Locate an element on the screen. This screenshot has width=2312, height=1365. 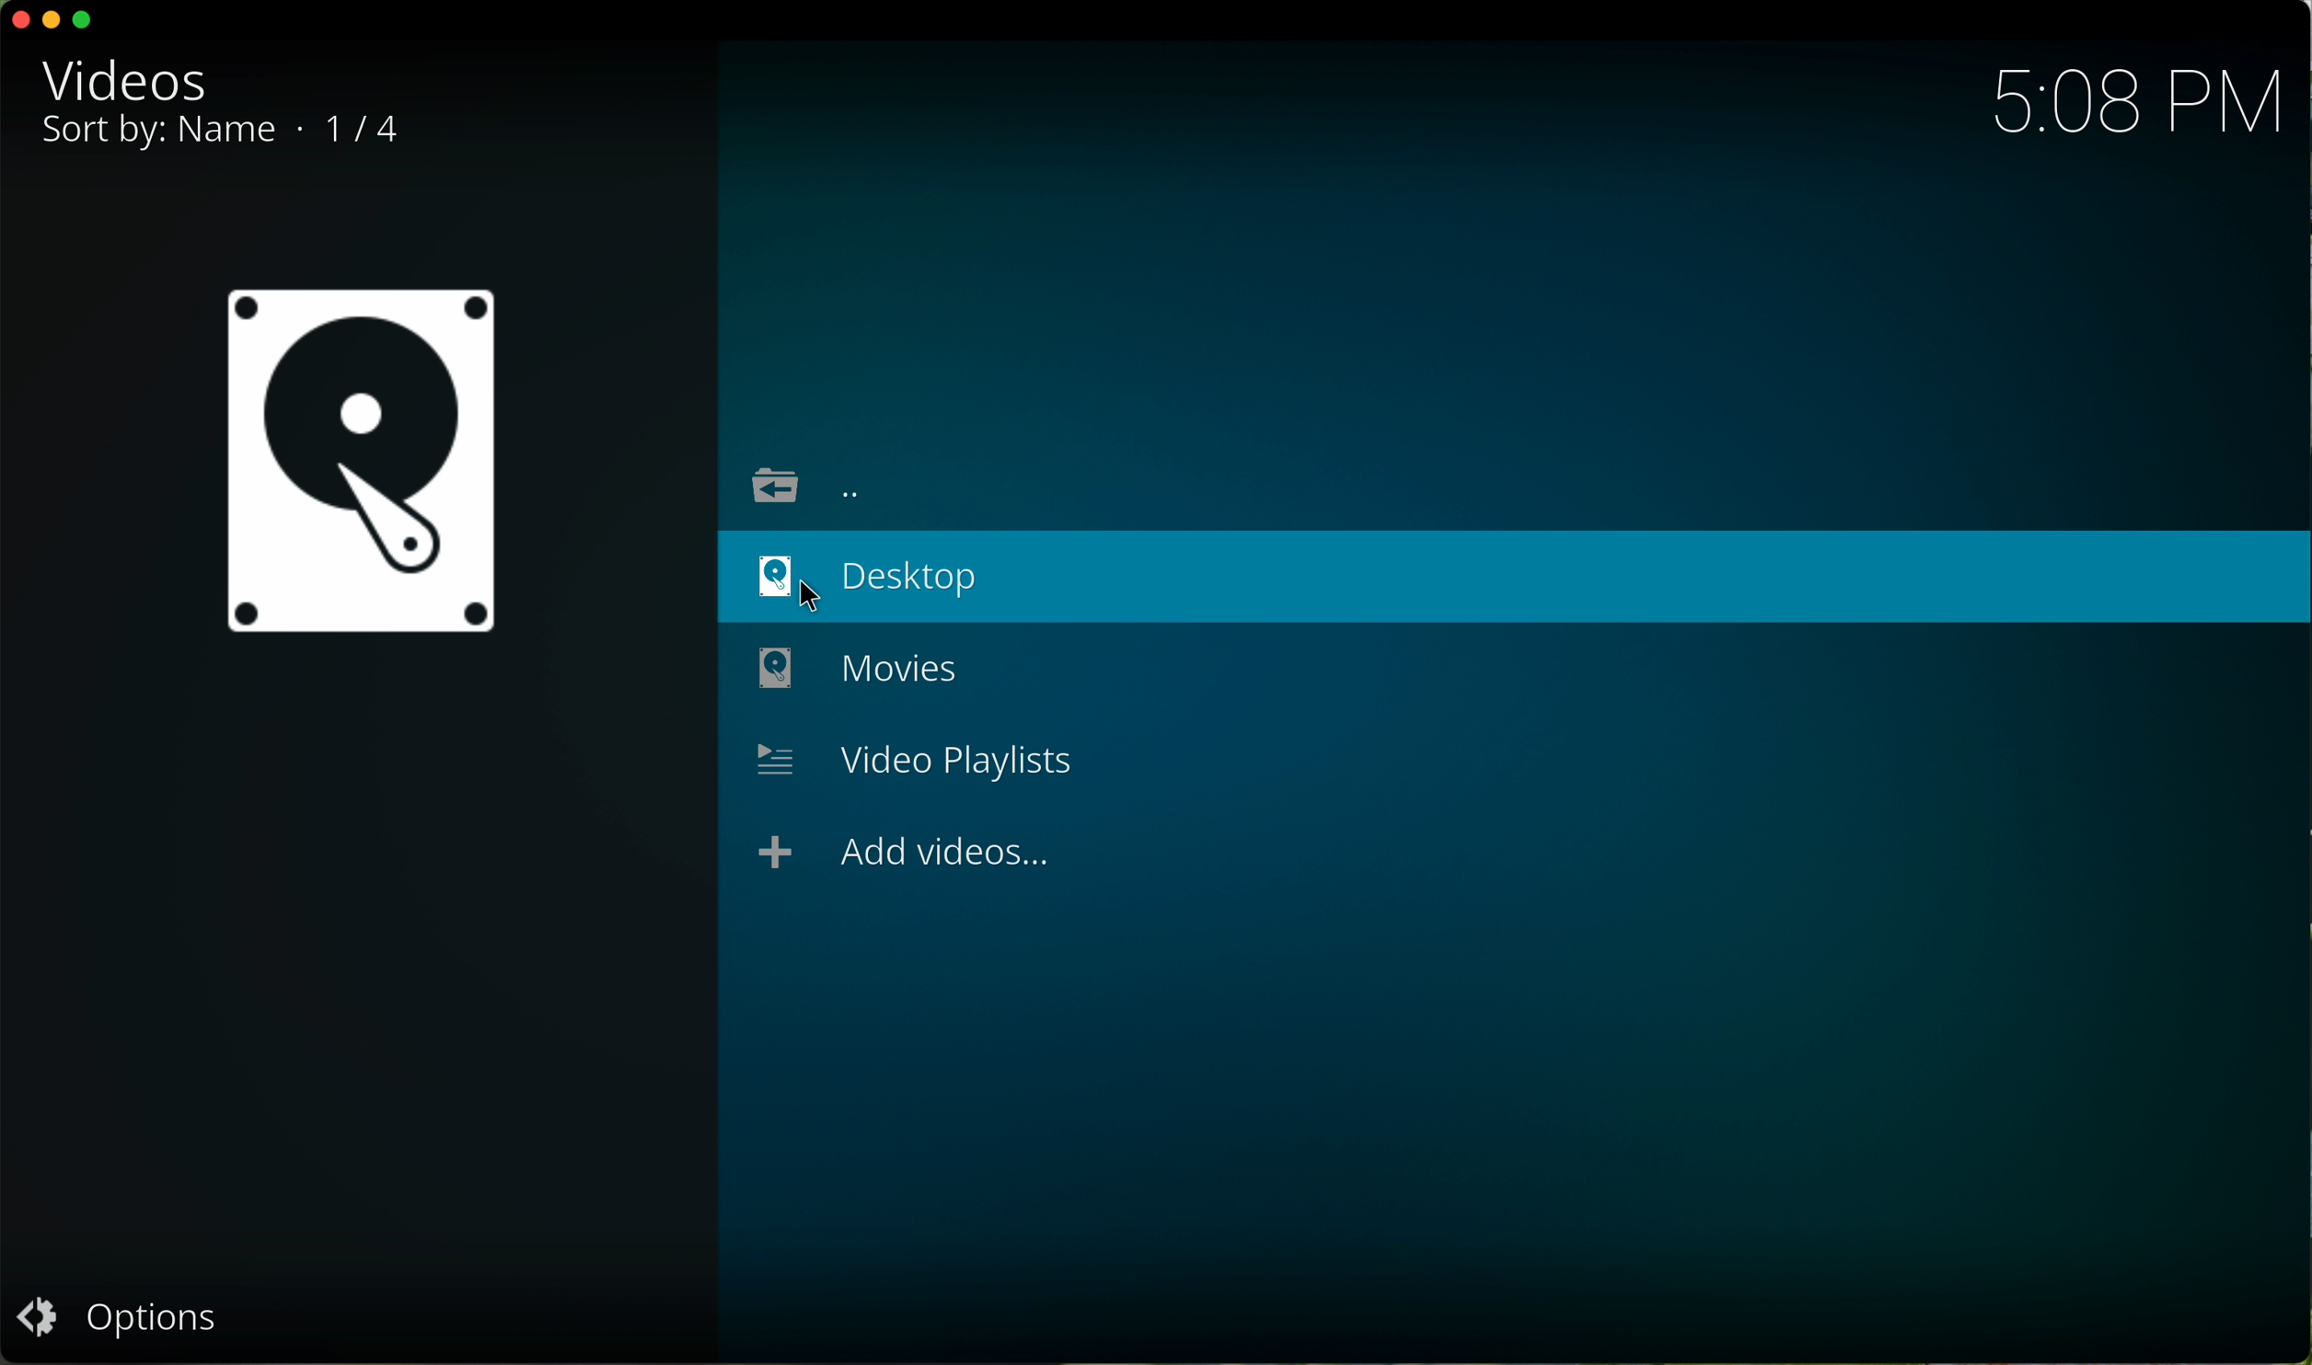
videos is located at coordinates (130, 79).